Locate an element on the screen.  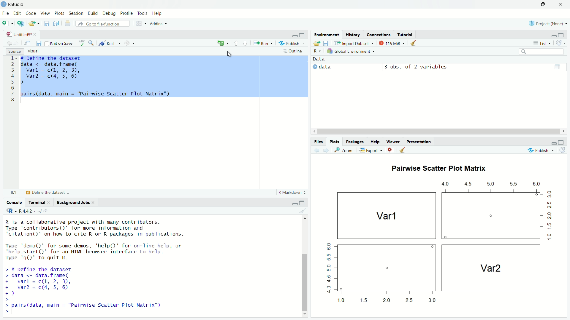
Down is located at coordinates (305, 313).